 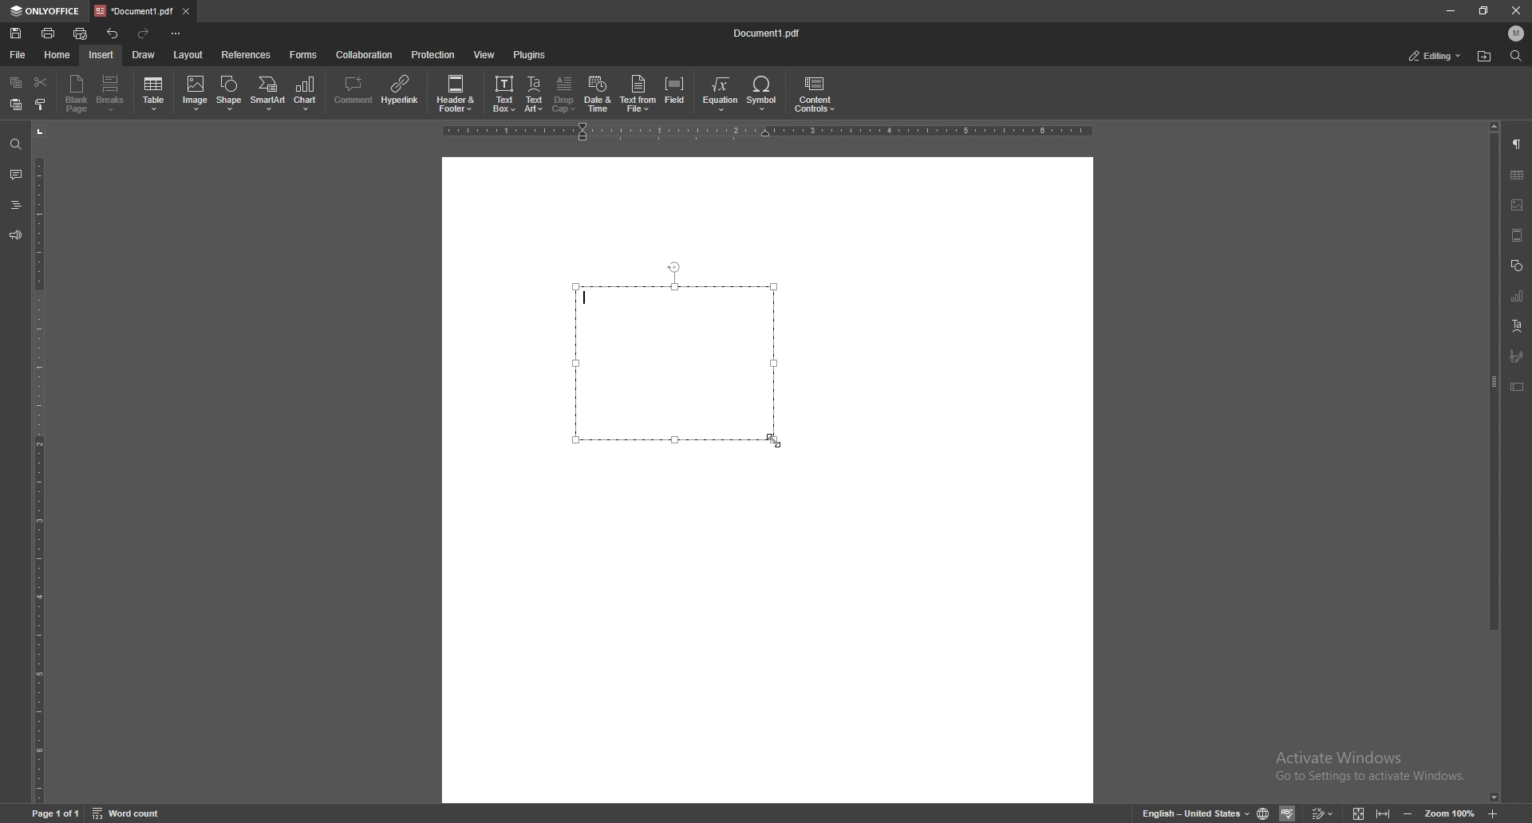 What do you see at coordinates (676, 356) in the screenshot?
I see `text box` at bounding box center [676, 356].